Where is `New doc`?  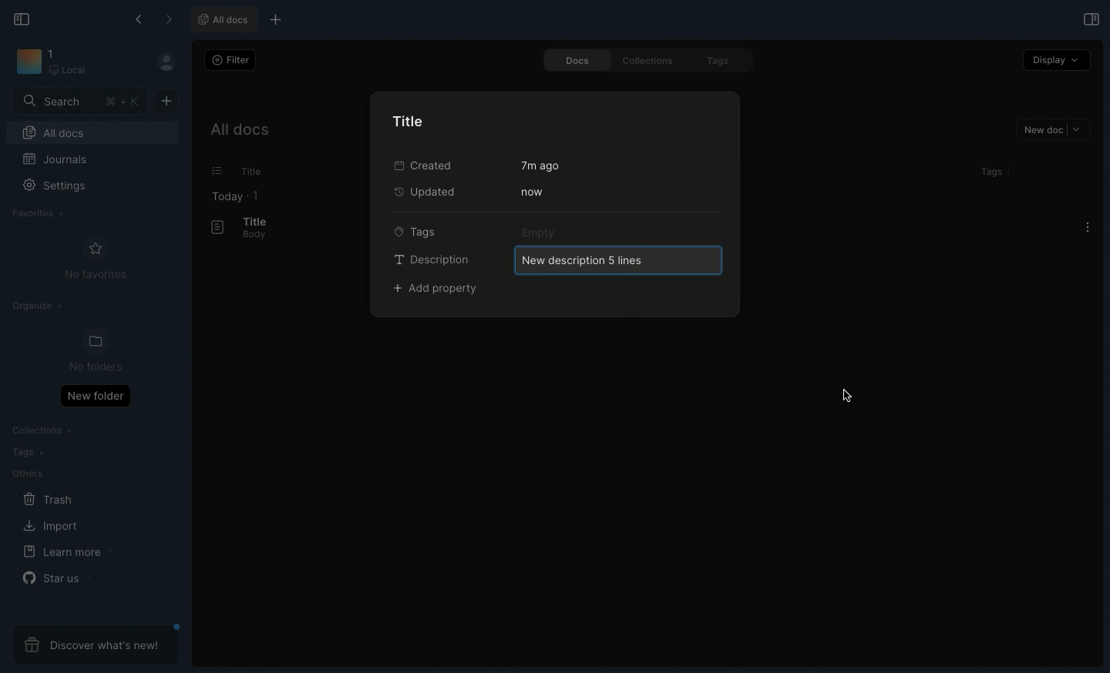 New doc is located at coordinates (166, 99).